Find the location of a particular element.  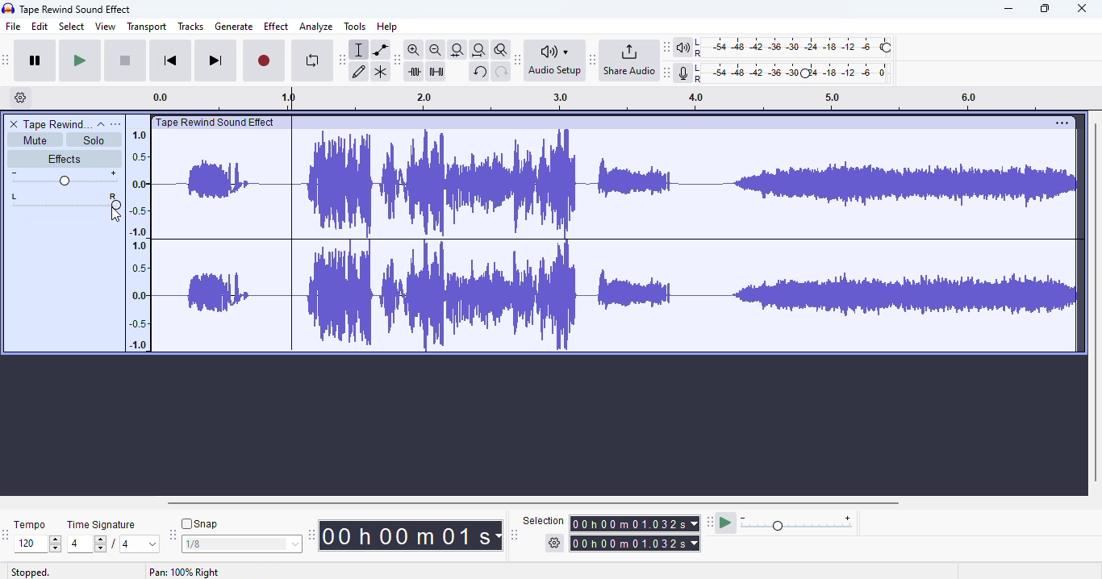

selection tool is located at coordinates (359, 50).